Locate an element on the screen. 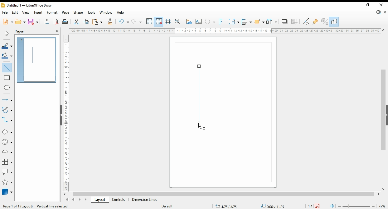 This screenshot has width=388, height=209. dimension is located at coordinates (145, 200).